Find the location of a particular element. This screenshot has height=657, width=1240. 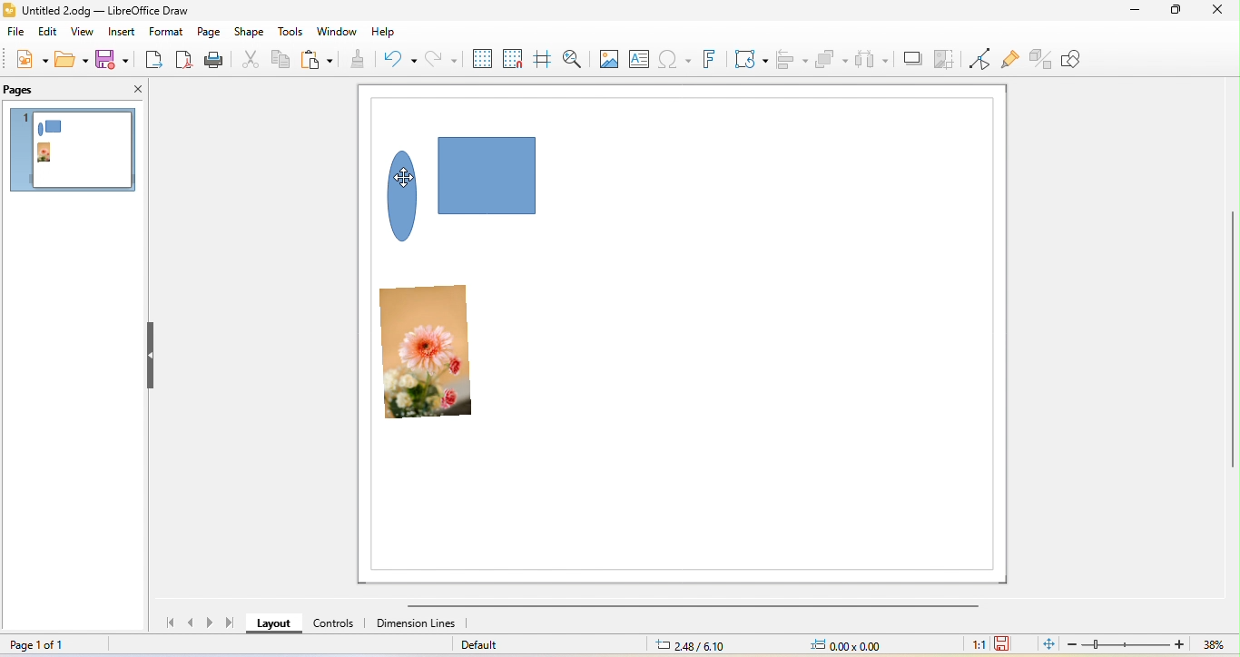

shape is located at coordinates (251, 32).